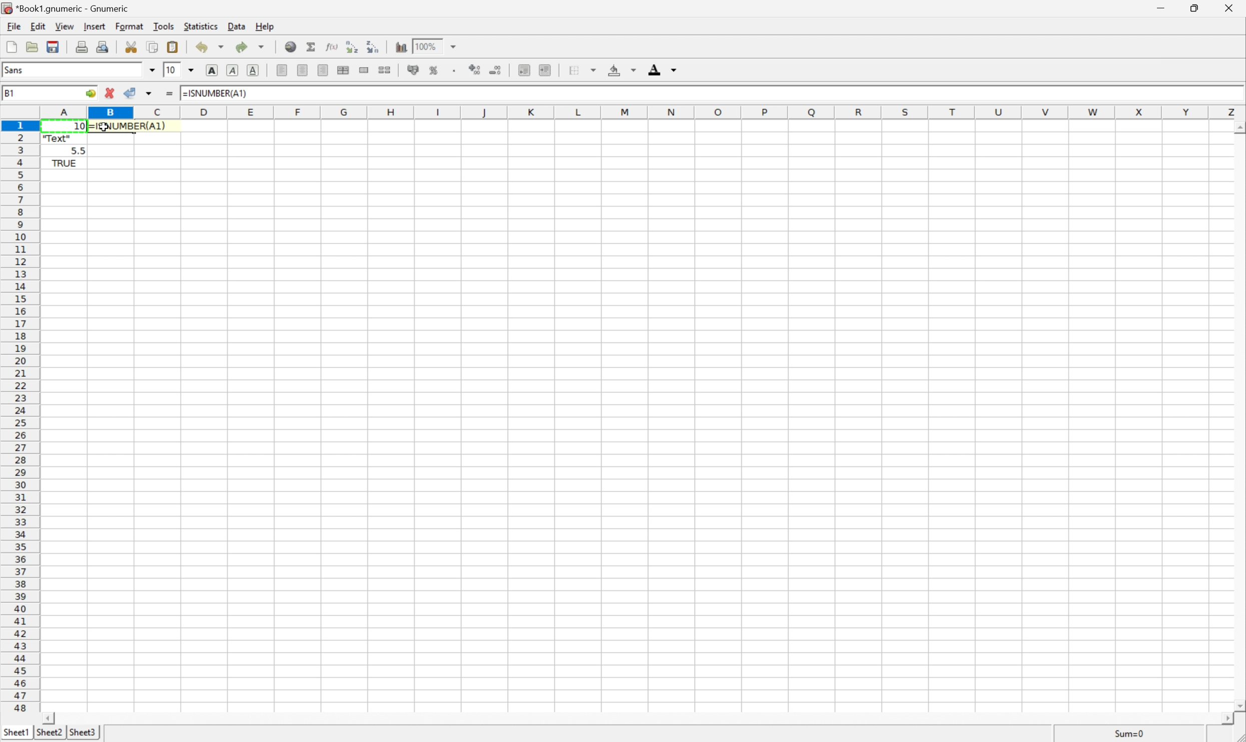 The image size is (1246, 742). Describe the element at coordinates (373, 45) in the screenshot. I see `Sort the selected region in descending order based on the first column selected` at that location.